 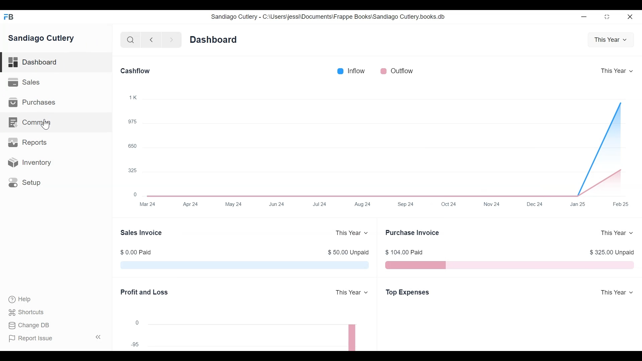 What do you see at coordinates (137, 322) in the screenshot?
I see `0` at bounding box center [137, 322].